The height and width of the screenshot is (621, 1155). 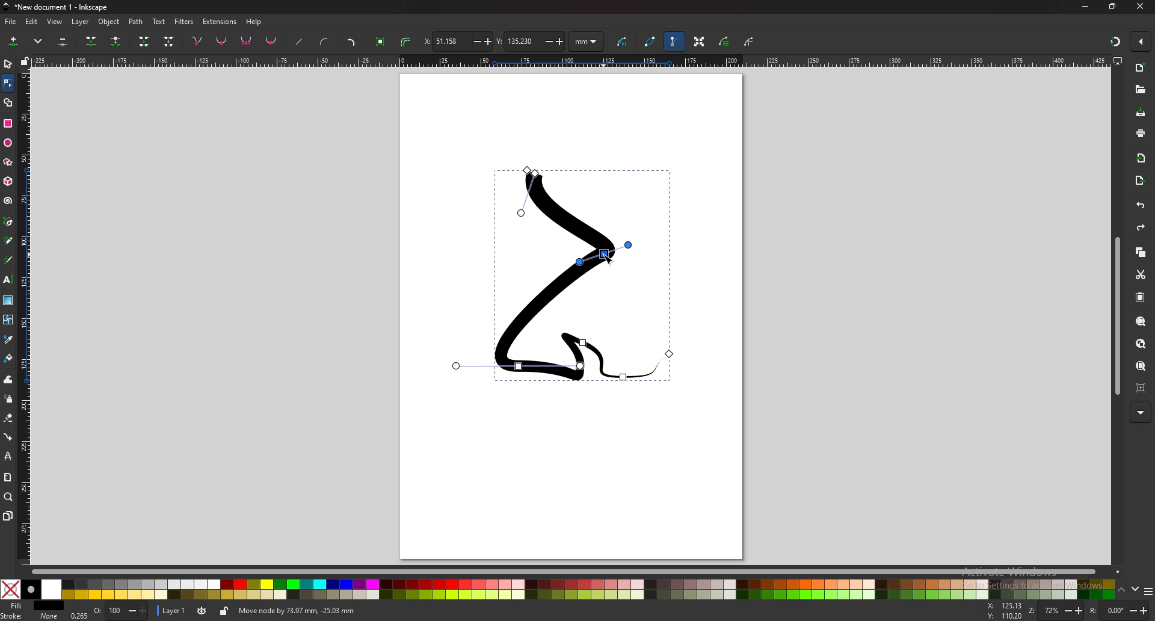 I want to click on copy, so click(x=1141, y=253).